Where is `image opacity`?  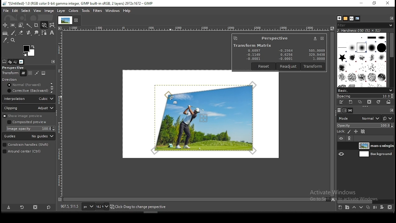 image opacity is located at coordinates (32, 129).